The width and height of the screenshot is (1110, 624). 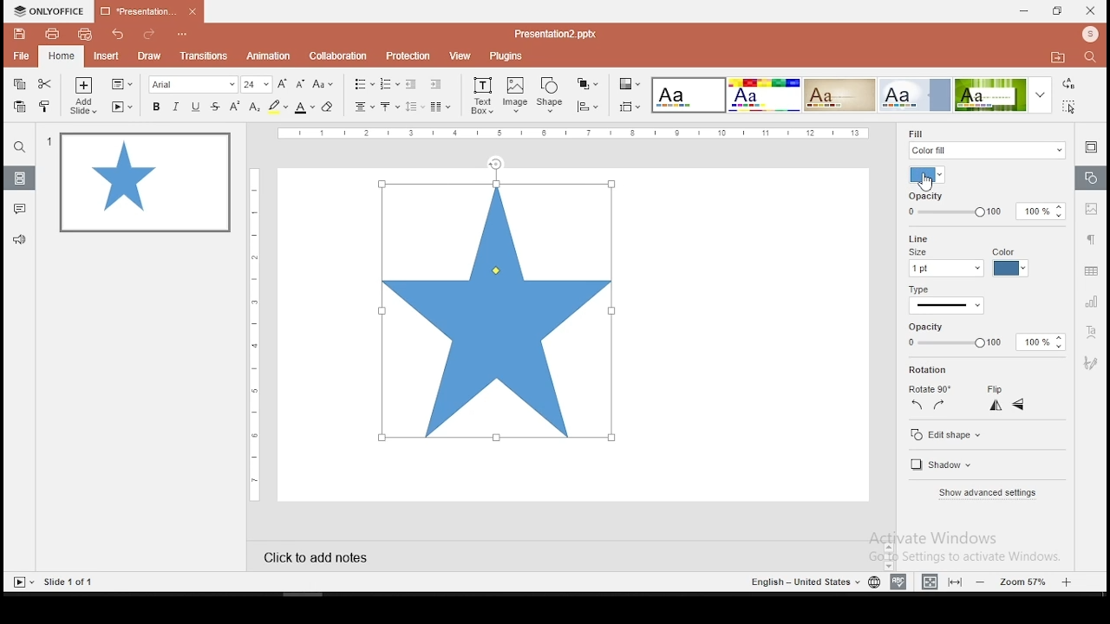 I want to click on highlight color, so click(x=277, y=107).